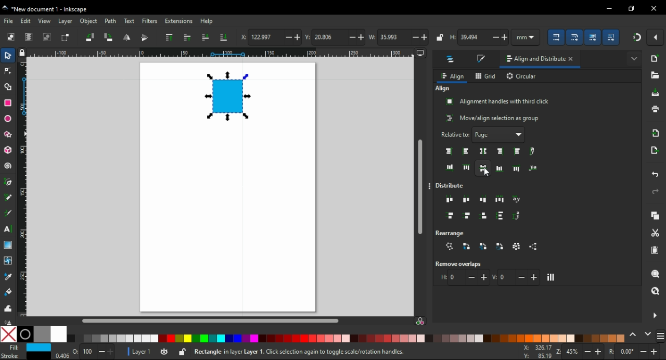 Image resolution: width=666 pixels, height=360 pixels. I want to click on align right edge of objects to left edge of anchor, so click(450, 151).